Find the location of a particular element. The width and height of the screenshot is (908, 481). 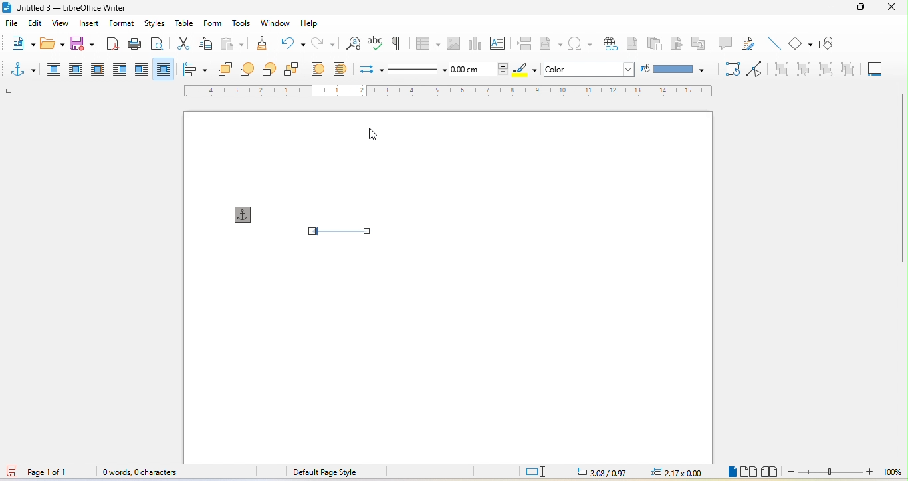

footnote is located at coordinates (633, 44).